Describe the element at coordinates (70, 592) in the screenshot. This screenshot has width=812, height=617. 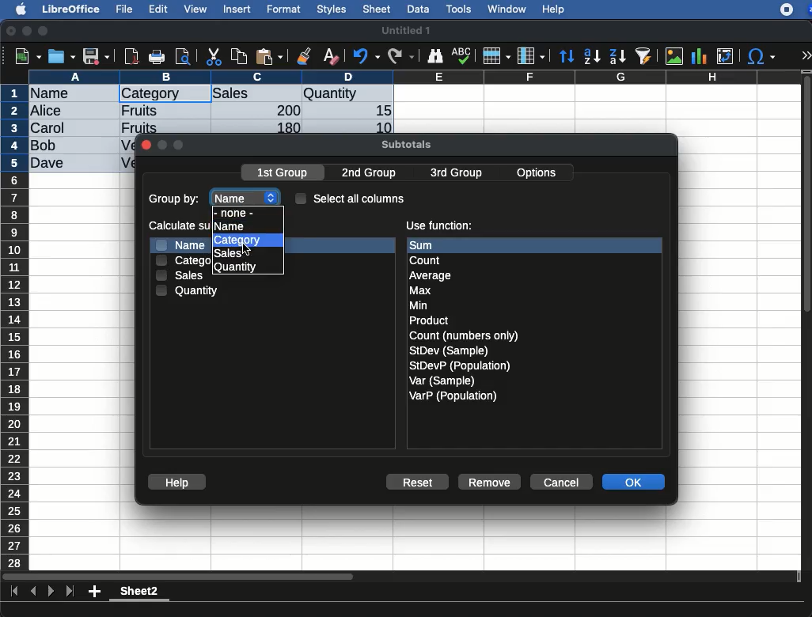
I see `last sheet` at that location.